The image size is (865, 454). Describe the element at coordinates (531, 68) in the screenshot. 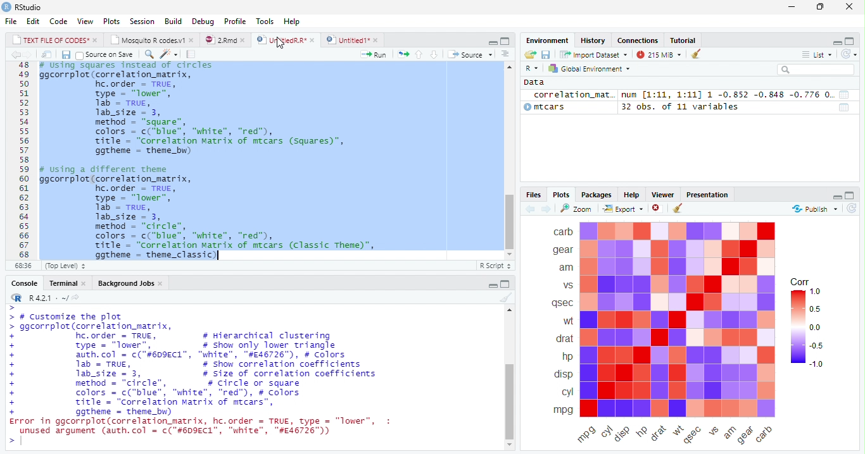

I see `R` at that location.